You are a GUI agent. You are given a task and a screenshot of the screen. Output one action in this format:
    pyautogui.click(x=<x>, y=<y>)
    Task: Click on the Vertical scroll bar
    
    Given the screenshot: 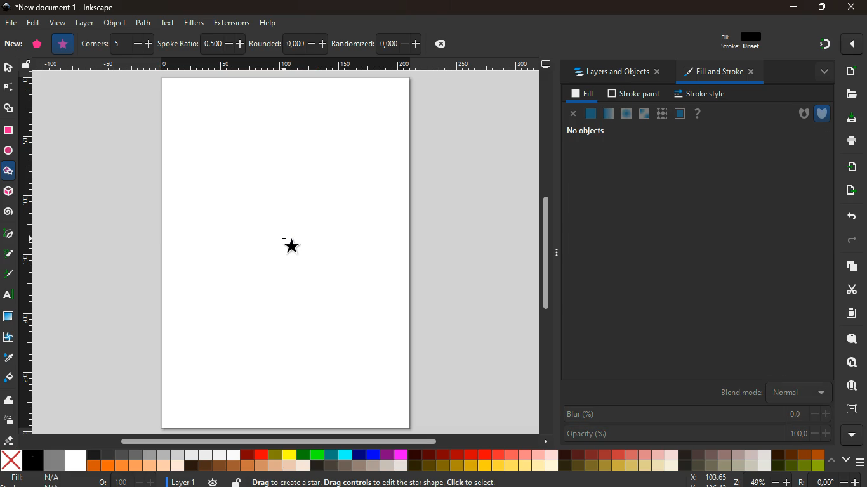 What is the action you would take?
    pyautogui.click(x=548, y=255)
    